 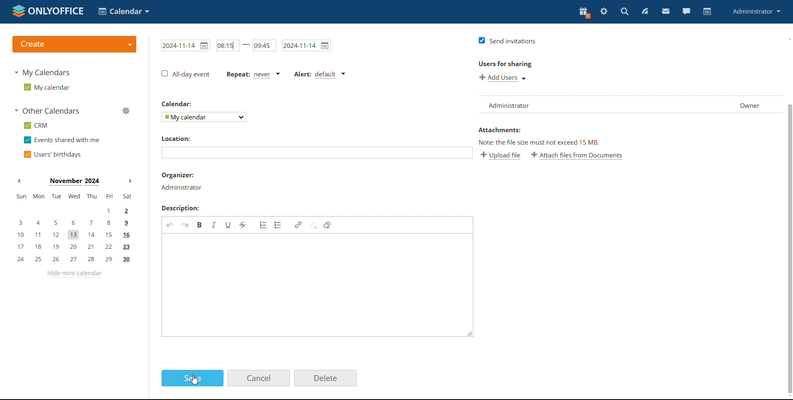 What do you see at coordinates (185, 224) in the screenshot?
I see `Redo` at bounding box center [185, 224].